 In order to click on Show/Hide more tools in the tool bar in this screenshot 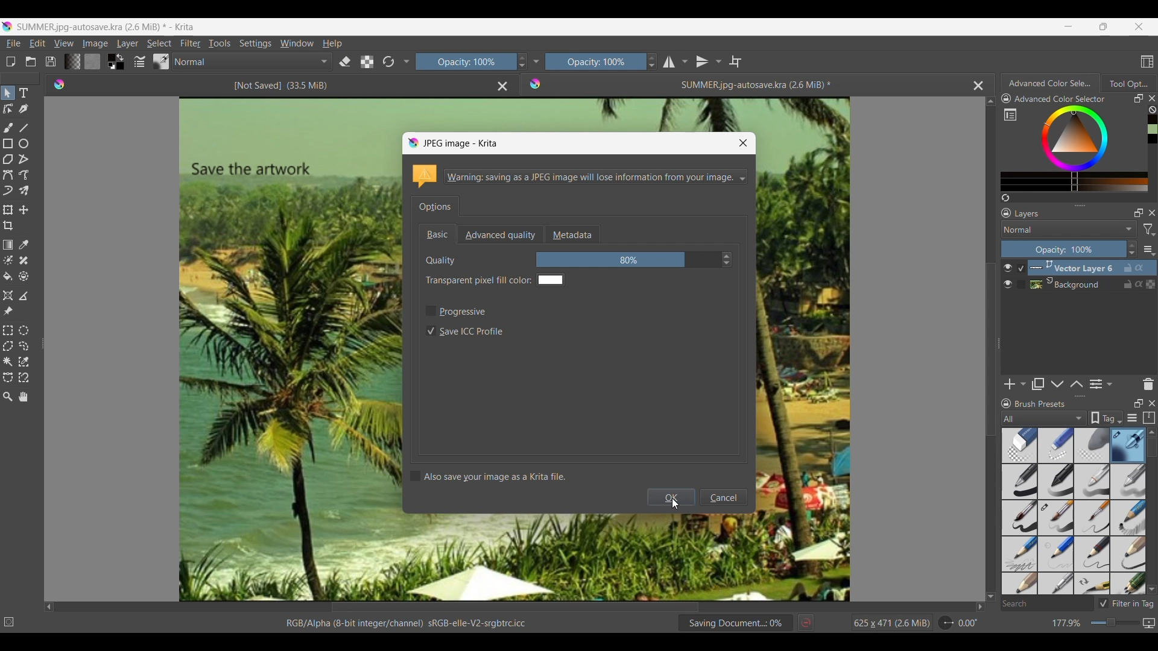, I will do `click(536, 62)`.